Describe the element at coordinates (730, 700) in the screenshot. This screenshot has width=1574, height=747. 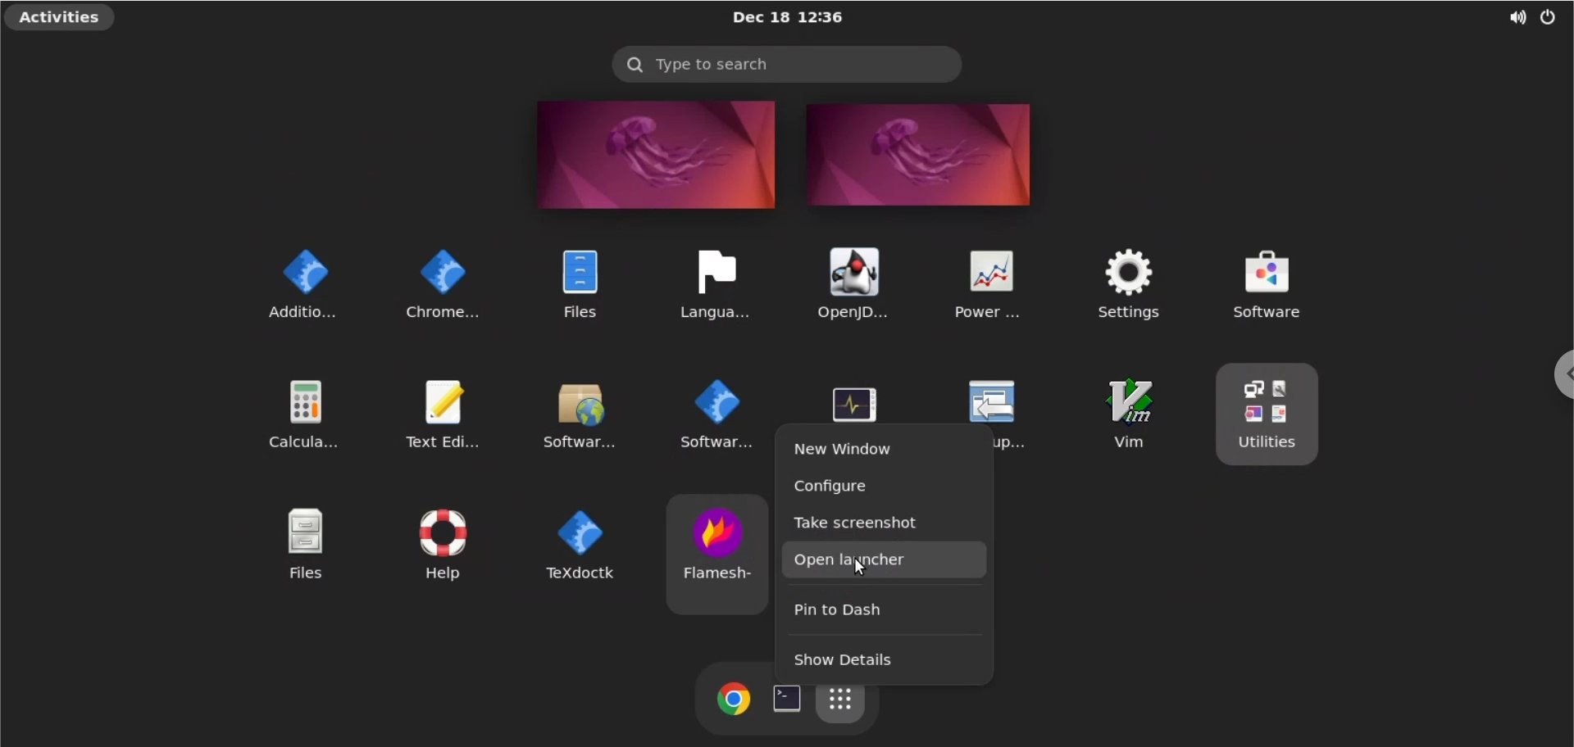
I see `chrome` at that location.